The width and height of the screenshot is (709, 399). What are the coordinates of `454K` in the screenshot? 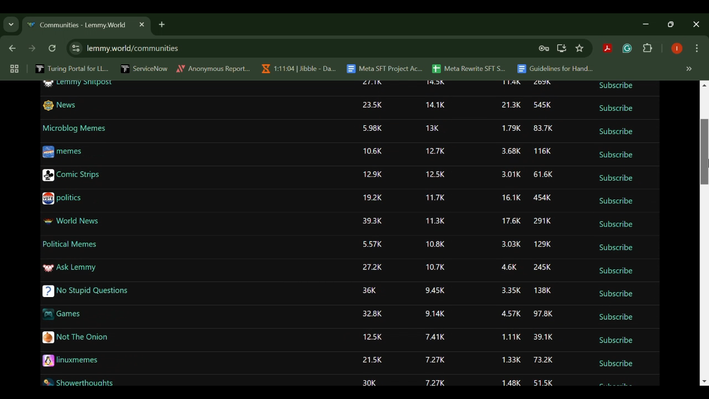 It's located at (543, 198).